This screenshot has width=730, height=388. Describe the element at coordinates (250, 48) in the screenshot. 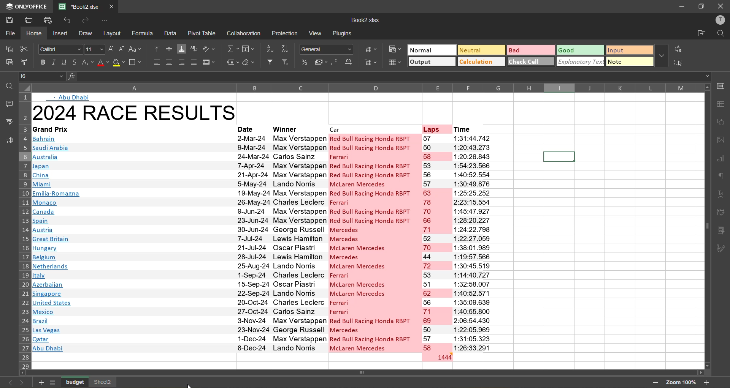

I see `fields` at that location.